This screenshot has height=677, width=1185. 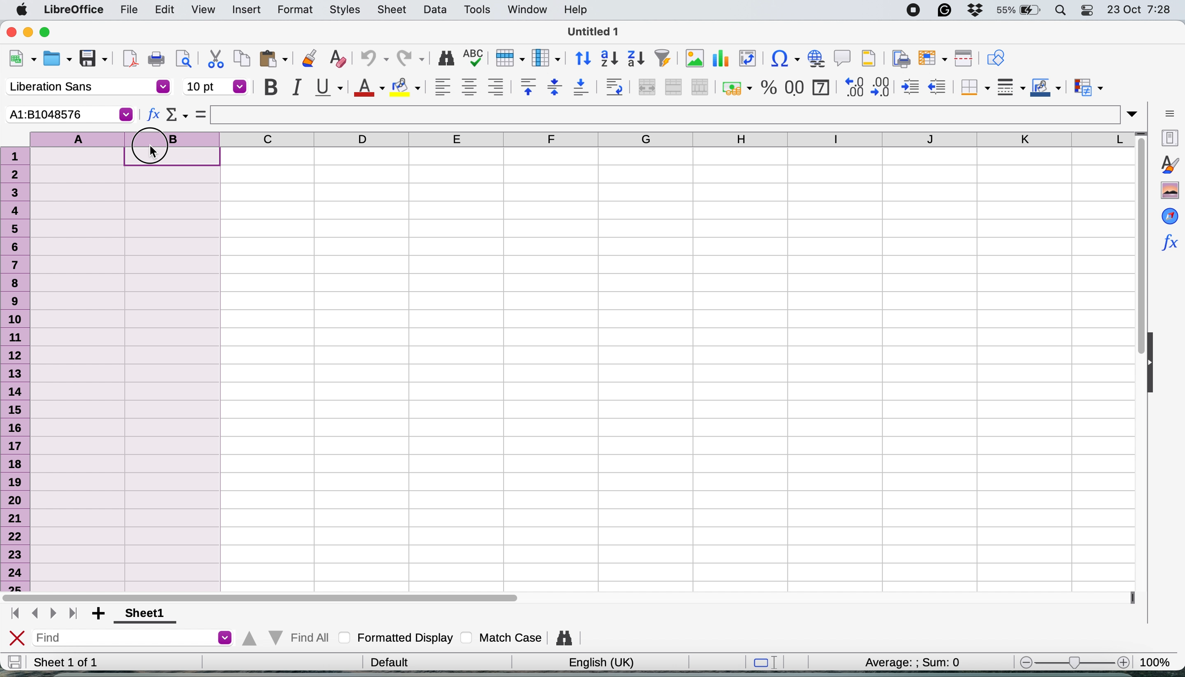 What do you see at coordinates (594, 33) in the screenshot?
I see `untitled 1` at bounding box center [594, 33].